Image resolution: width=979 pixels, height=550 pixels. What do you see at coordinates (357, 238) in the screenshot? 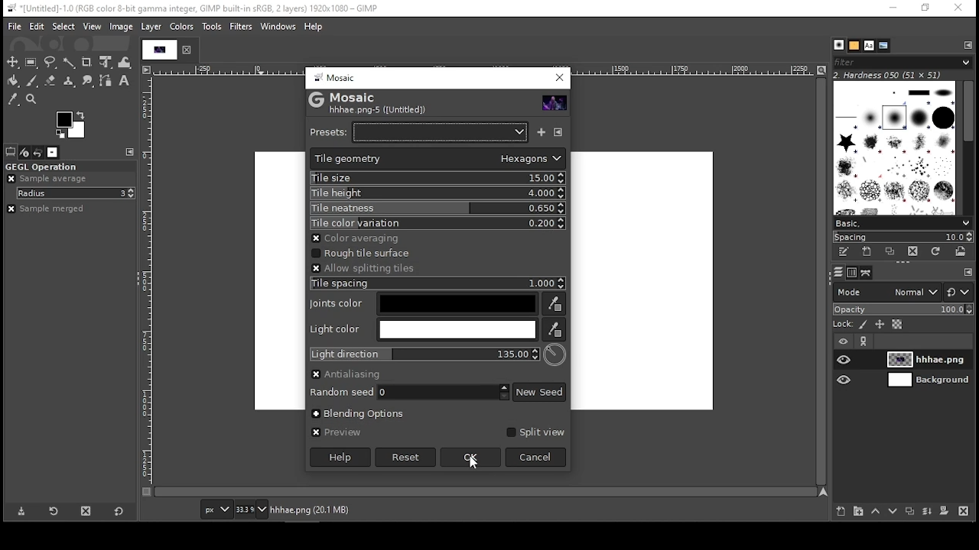
I see `allow splitting tiles` at bounding box center [357, 238].